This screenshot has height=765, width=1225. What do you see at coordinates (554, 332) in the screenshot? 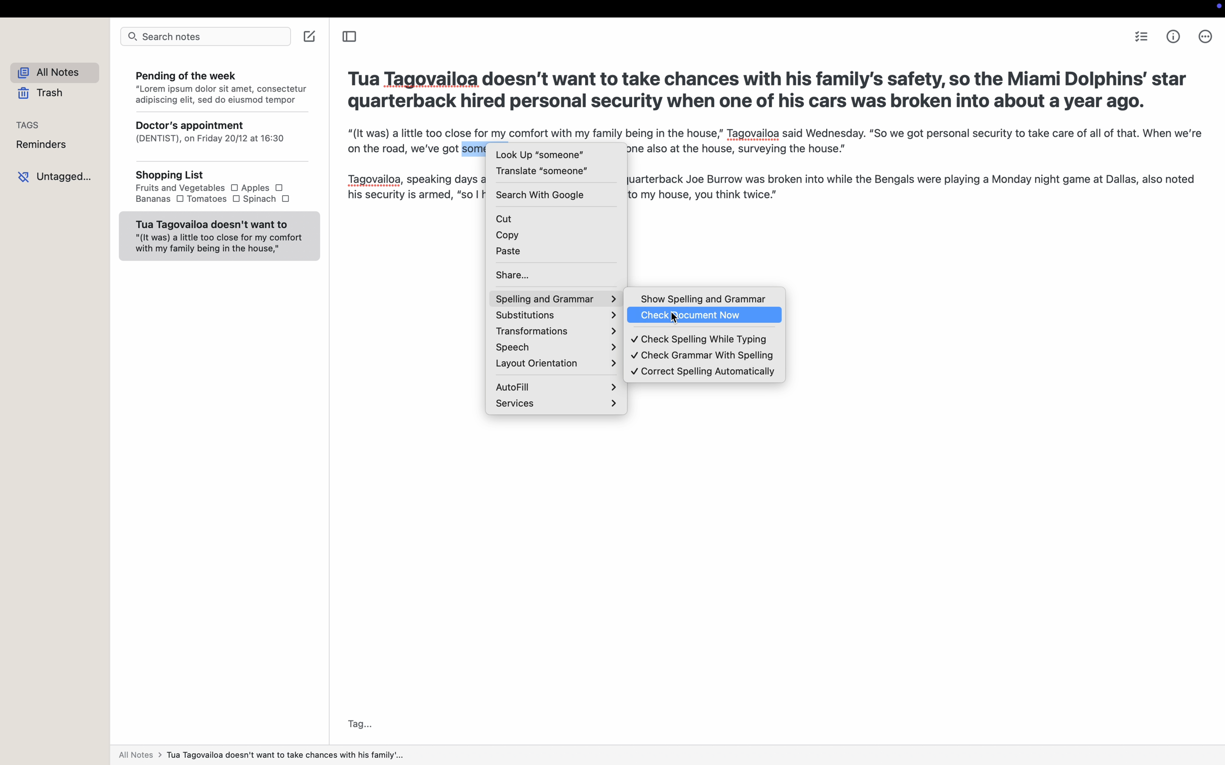
I see `transformations` at bounding box center [554, 332].